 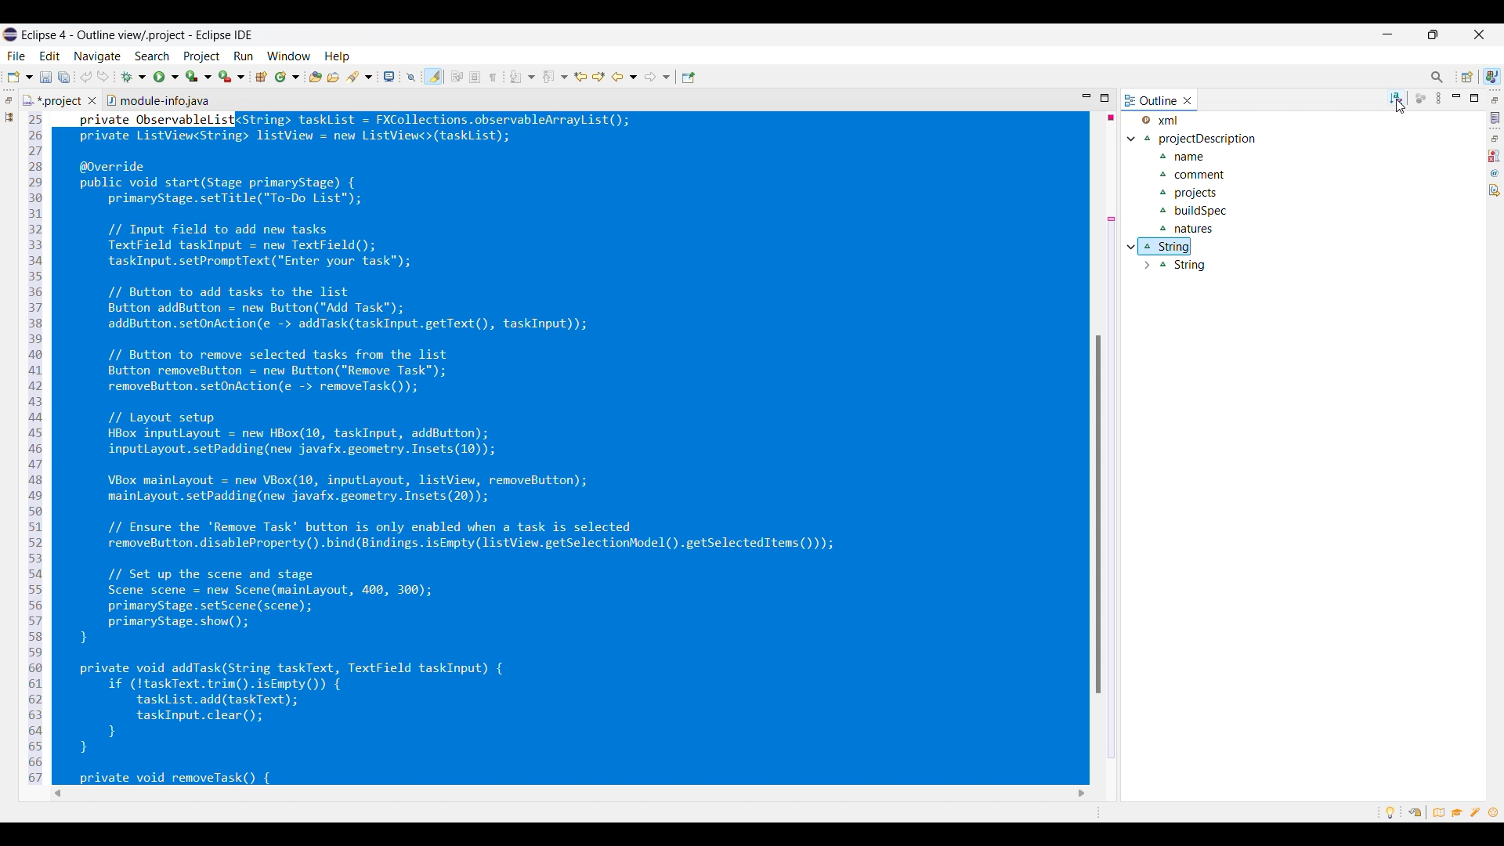 What do you see at coordinates (1397, 98) in the screenshot?
I see `Sort` at bounding box center [1397, 98].